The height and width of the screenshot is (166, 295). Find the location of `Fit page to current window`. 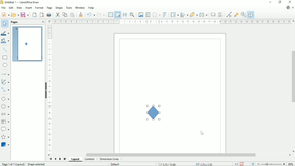

Fit page to current window is located at coordinates (253, 164).